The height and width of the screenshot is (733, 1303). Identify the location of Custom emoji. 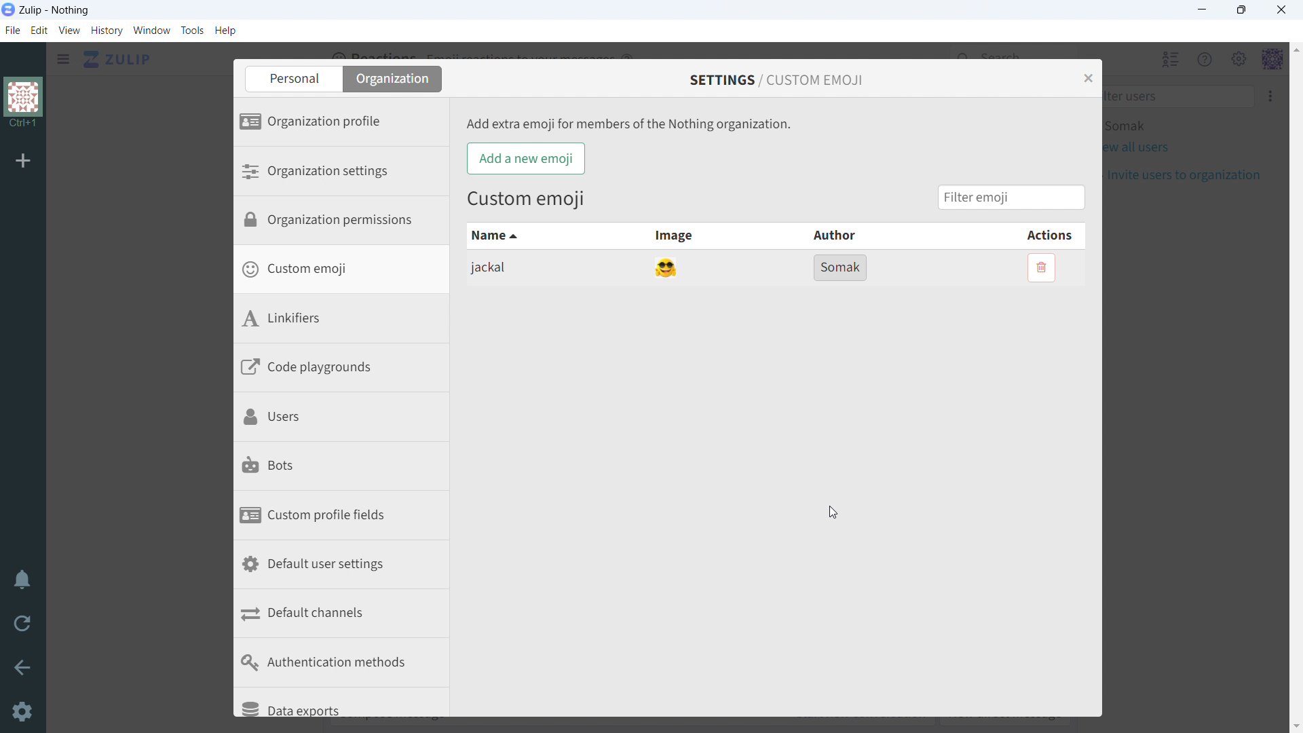
(533, 200).